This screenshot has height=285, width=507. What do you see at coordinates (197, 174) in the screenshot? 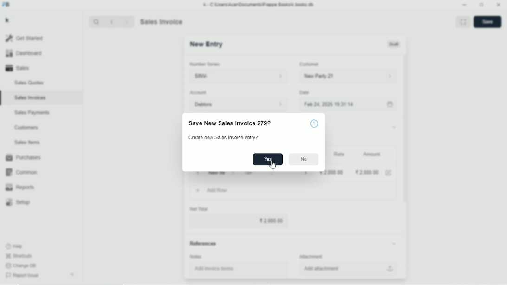
I see `1` at bounding box center [197, 174].